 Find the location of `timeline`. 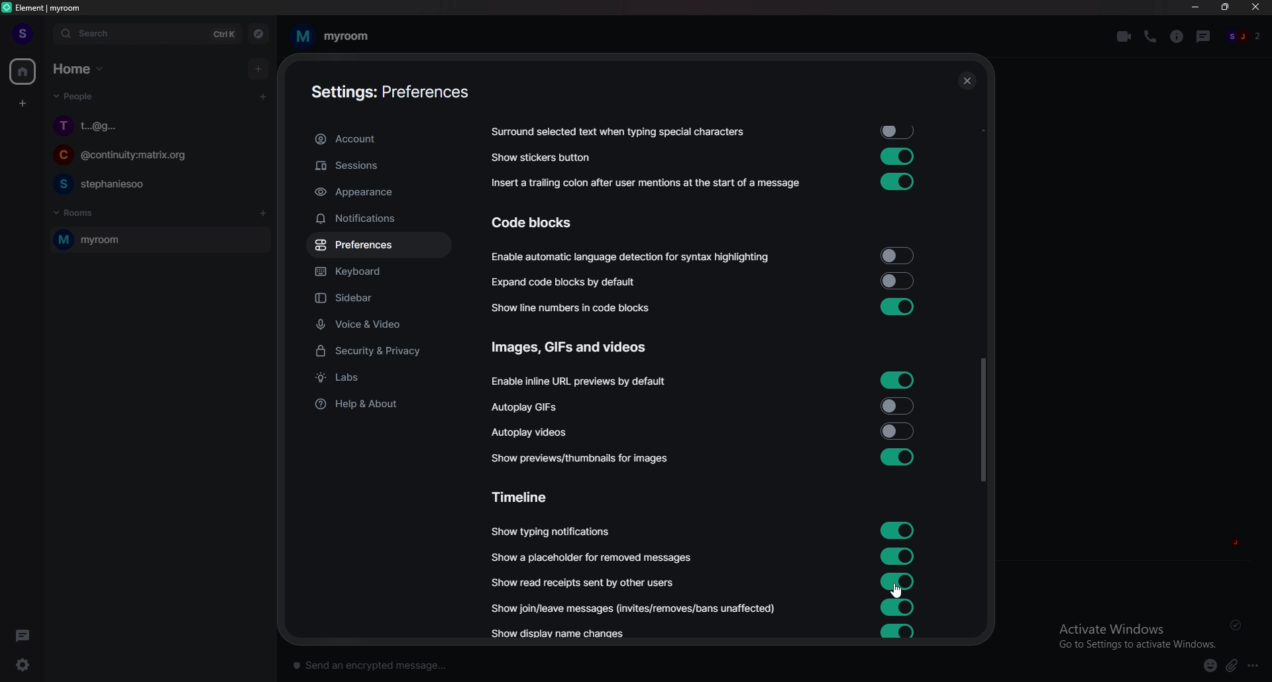

timeline is located at coordinates (527, 496).